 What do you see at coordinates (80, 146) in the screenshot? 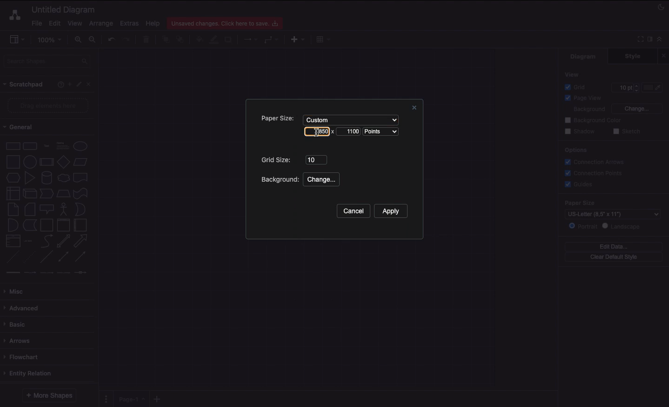
I see `Circle` at bounding box center [80, 146].